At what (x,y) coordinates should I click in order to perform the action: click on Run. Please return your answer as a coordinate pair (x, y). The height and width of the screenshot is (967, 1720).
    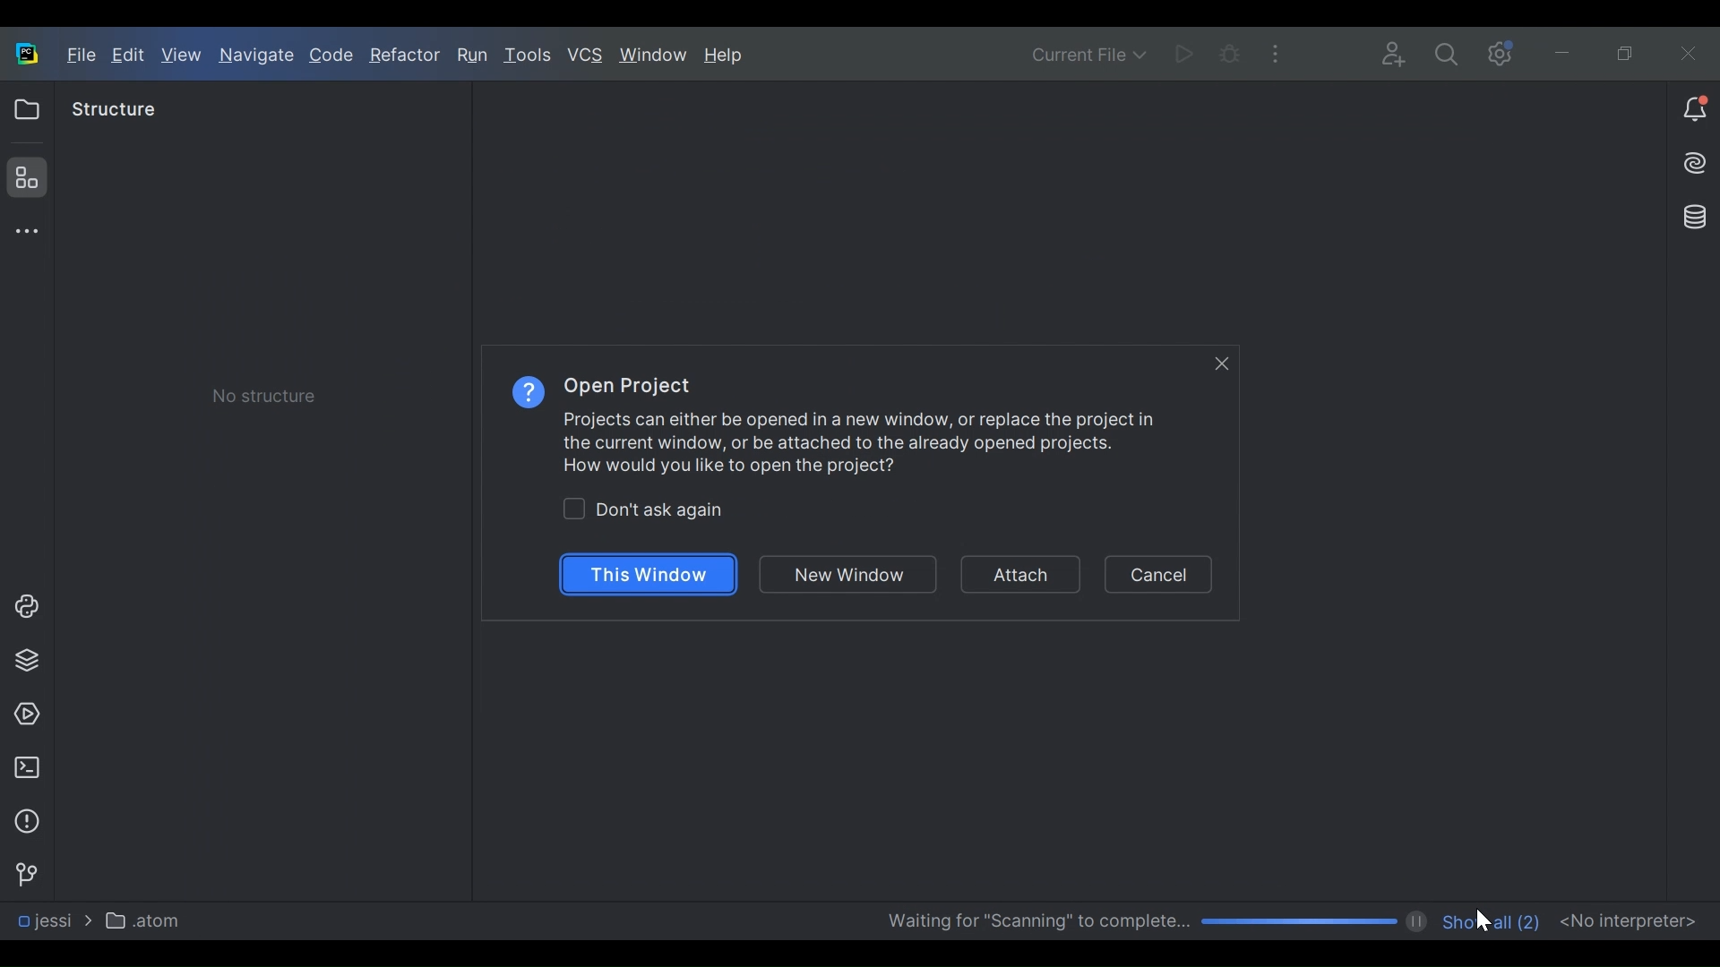
    Looking at the image, I should click on (1182, 55).